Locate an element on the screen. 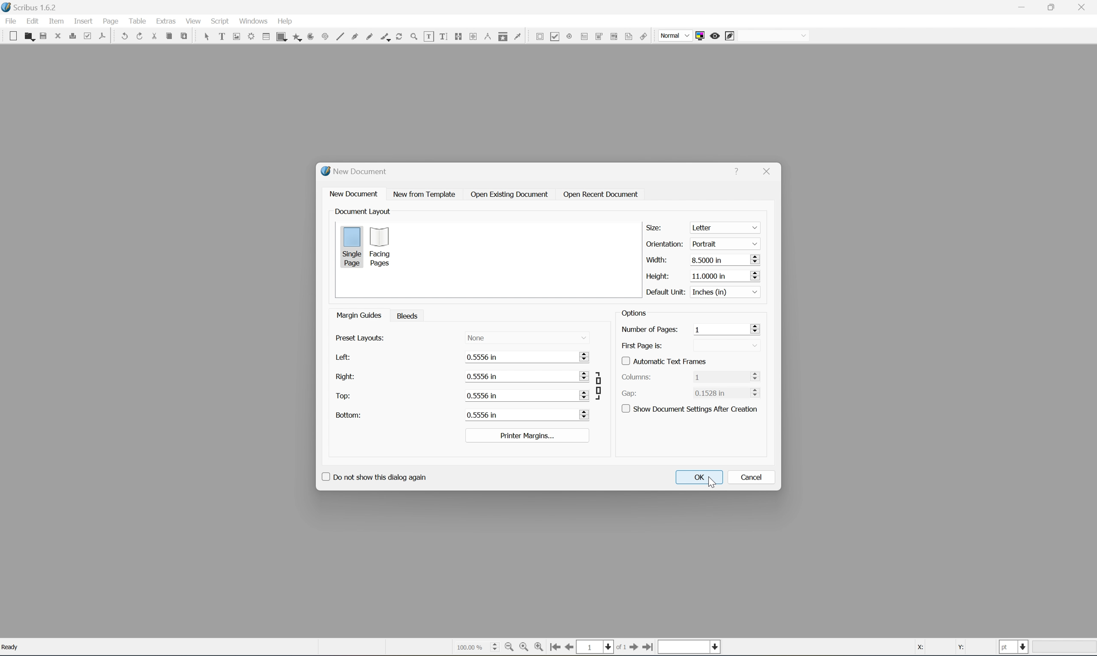 The width and height of the screenshot is (1097, 656). file is located at coordinates (11, 21).